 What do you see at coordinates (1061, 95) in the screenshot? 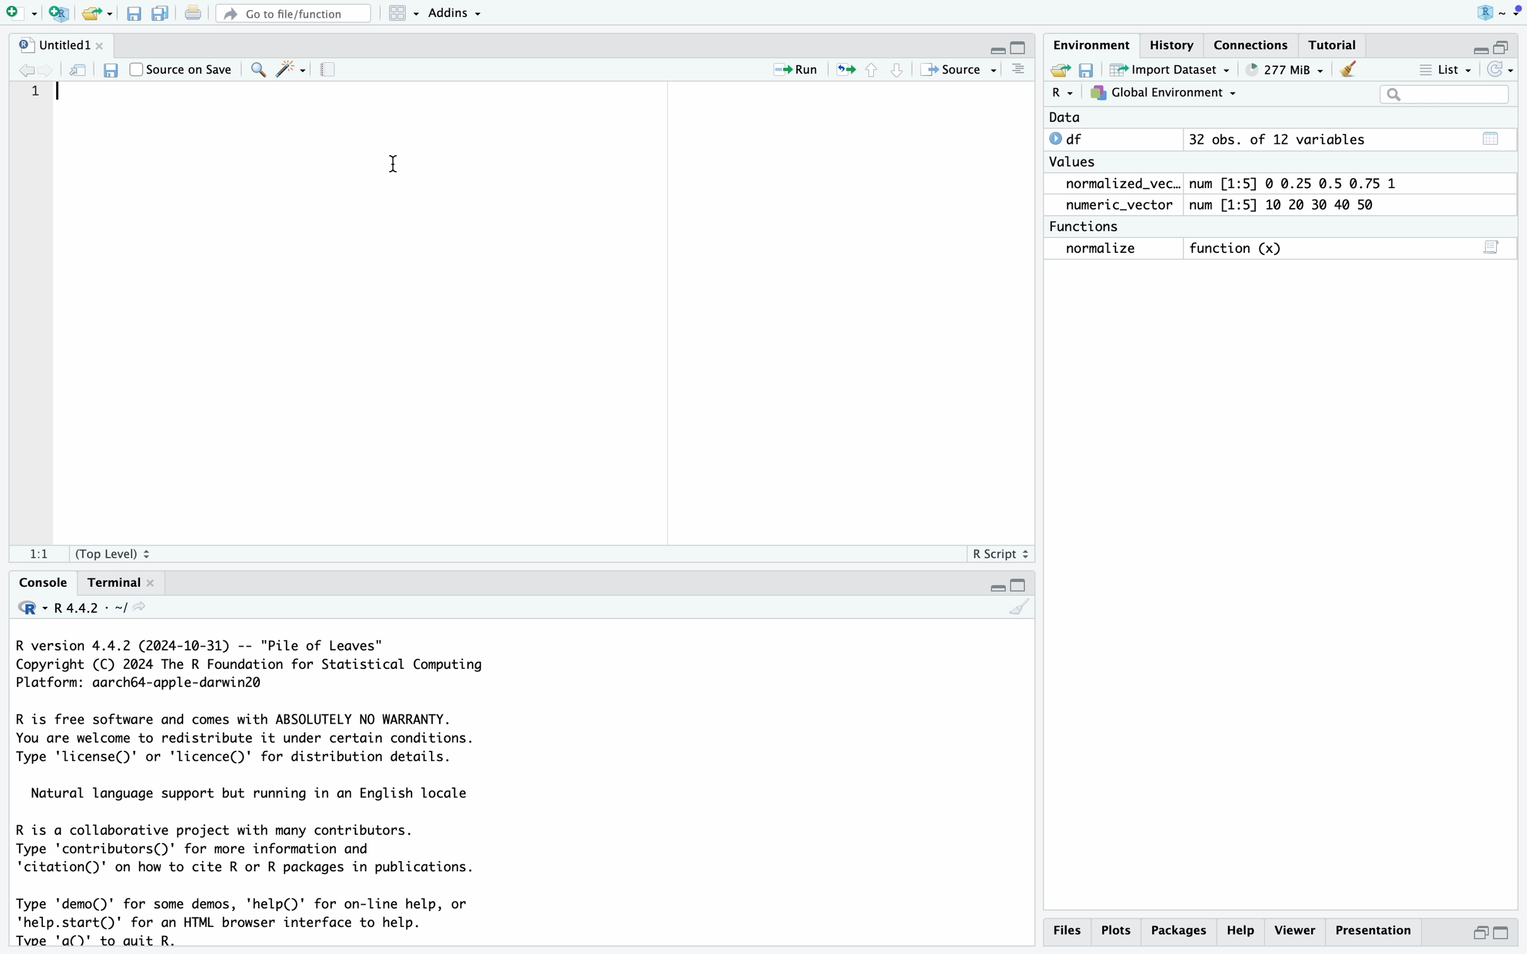
I see `R` at bounding box center [1061, 95].